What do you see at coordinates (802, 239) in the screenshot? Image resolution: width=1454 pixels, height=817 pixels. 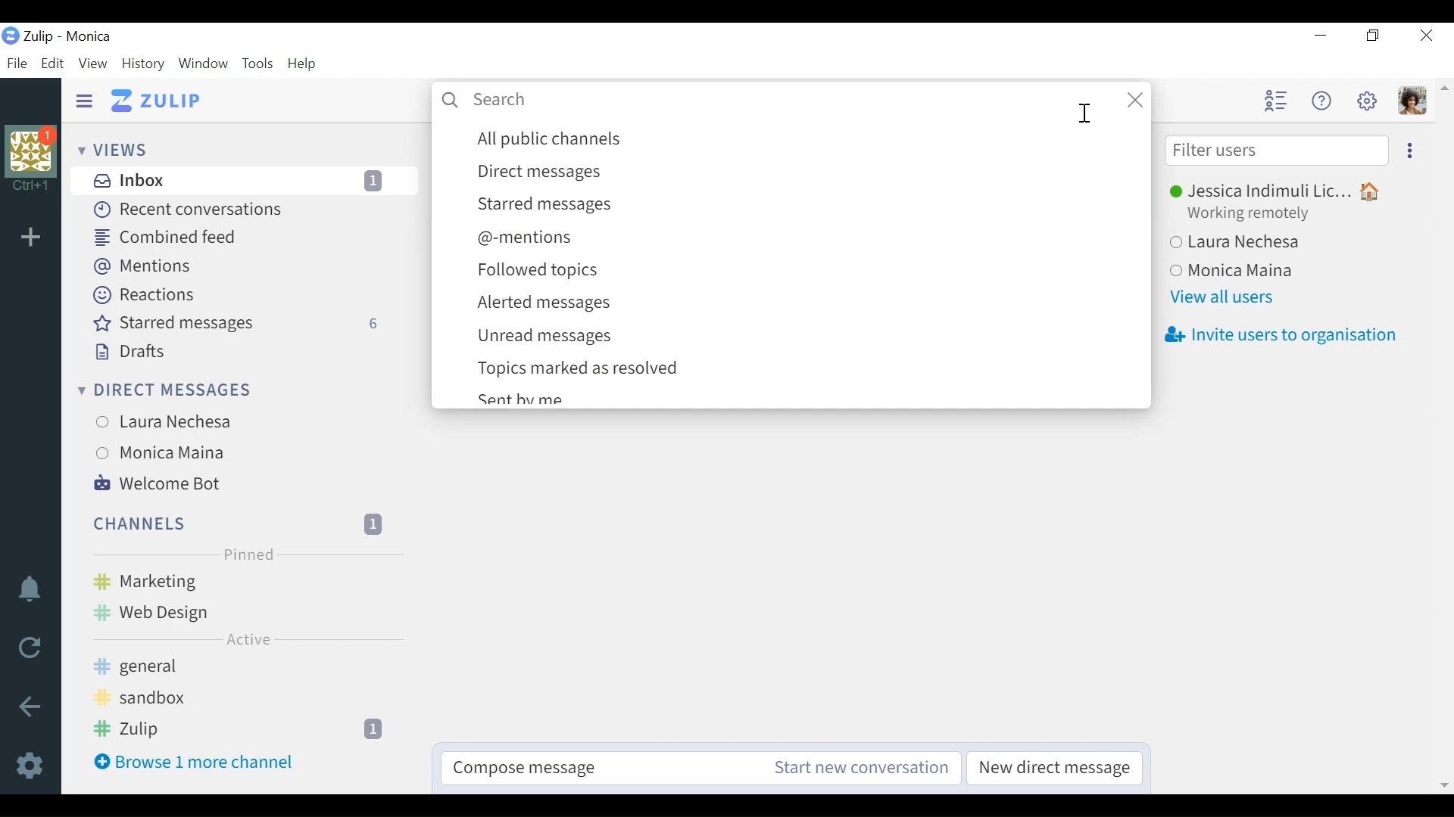 I see `@-mentions` at bounding box center [802, 239].